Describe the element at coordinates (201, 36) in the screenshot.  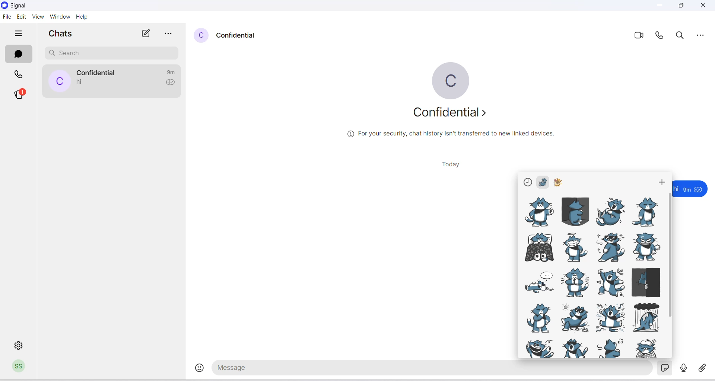
I see `profile picture` at that location.